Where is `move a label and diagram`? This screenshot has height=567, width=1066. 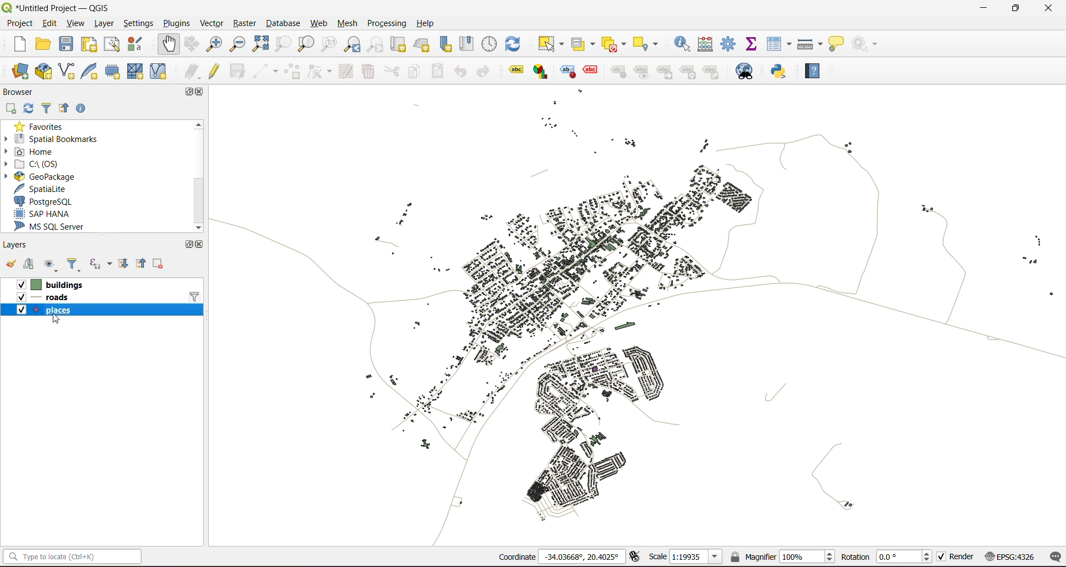
move a label and diagram is located at coordinates (665, 72).